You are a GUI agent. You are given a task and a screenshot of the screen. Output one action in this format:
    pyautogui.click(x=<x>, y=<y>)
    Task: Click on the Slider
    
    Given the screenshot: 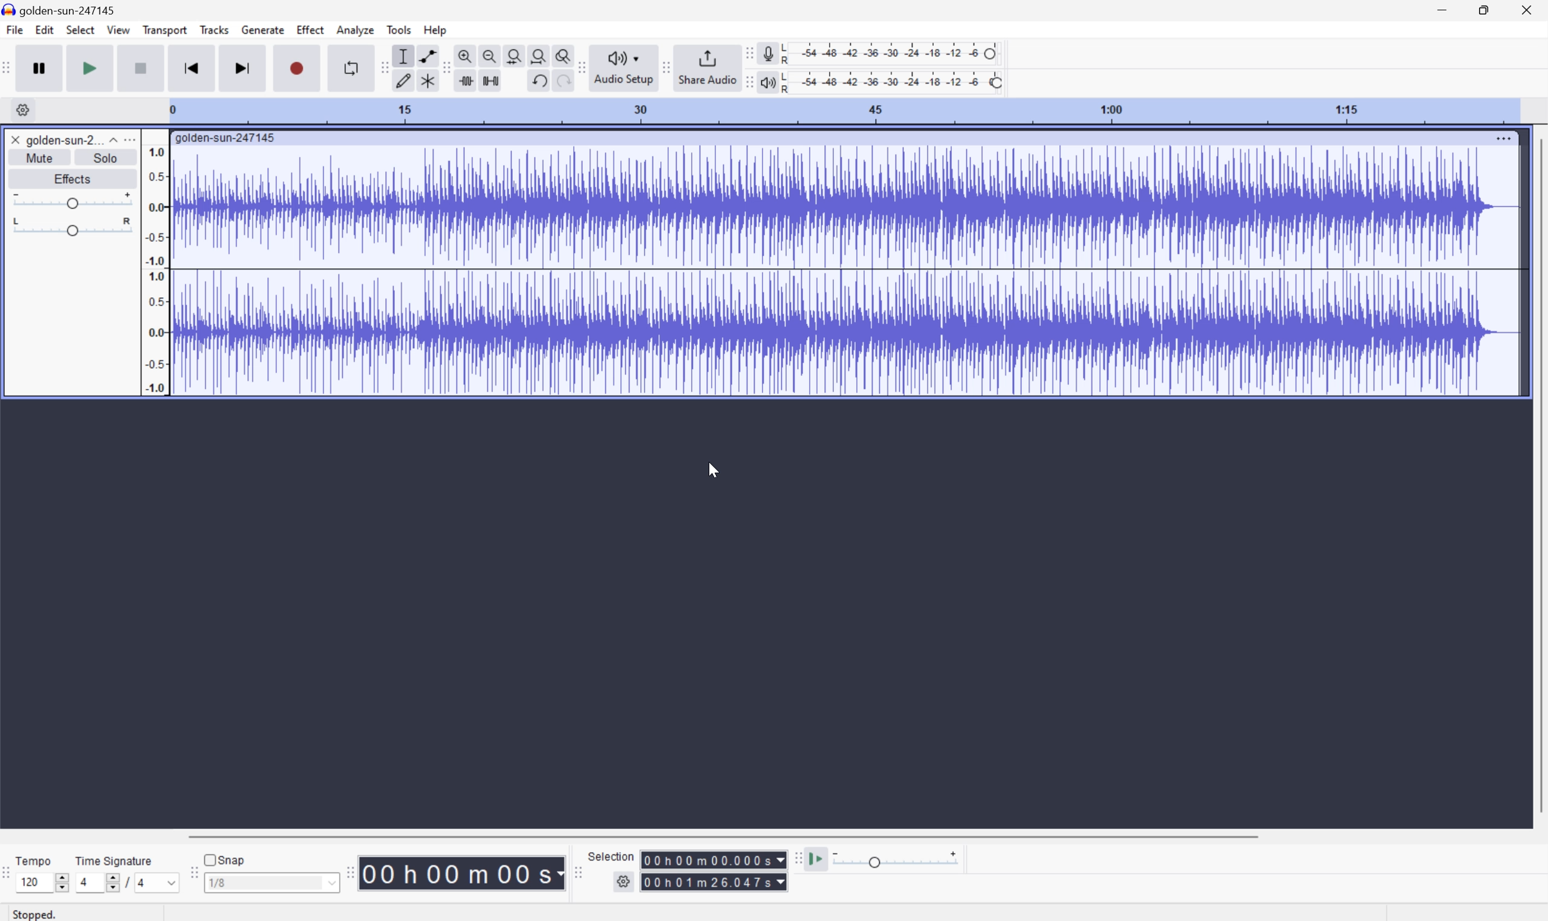 What is the action you would take?
    pyautogui.click(x=71, y=199)
    